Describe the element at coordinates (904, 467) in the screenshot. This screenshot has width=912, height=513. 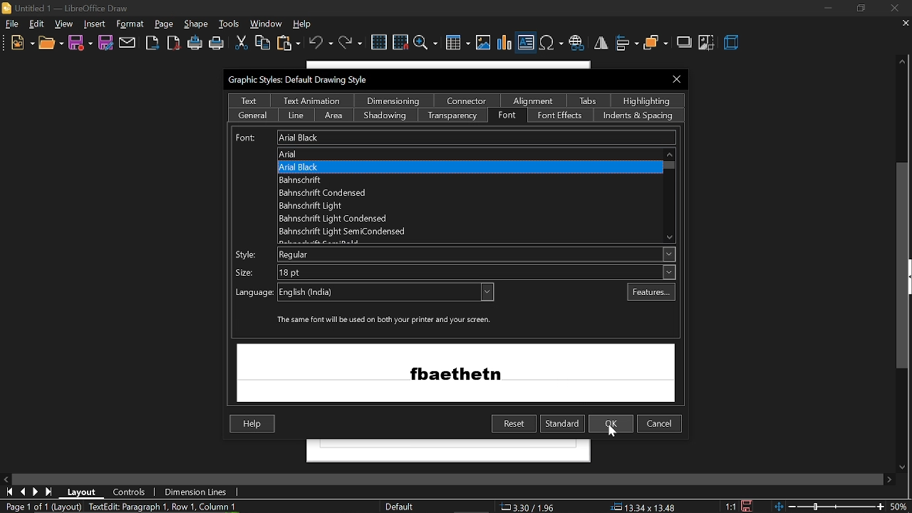
I see `Move down` at that location.